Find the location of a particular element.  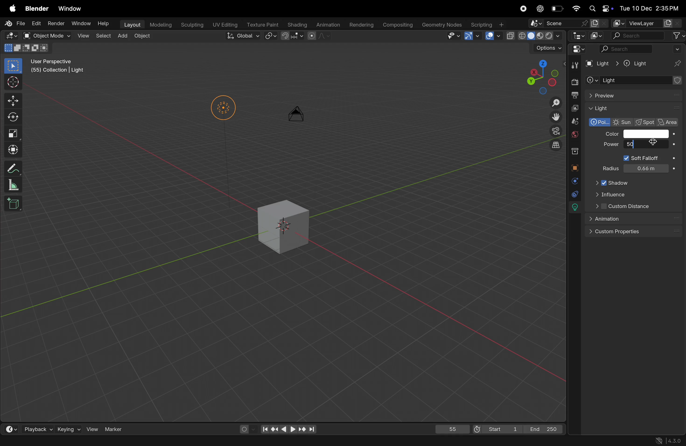

Light is located at coordinates (601, 63).